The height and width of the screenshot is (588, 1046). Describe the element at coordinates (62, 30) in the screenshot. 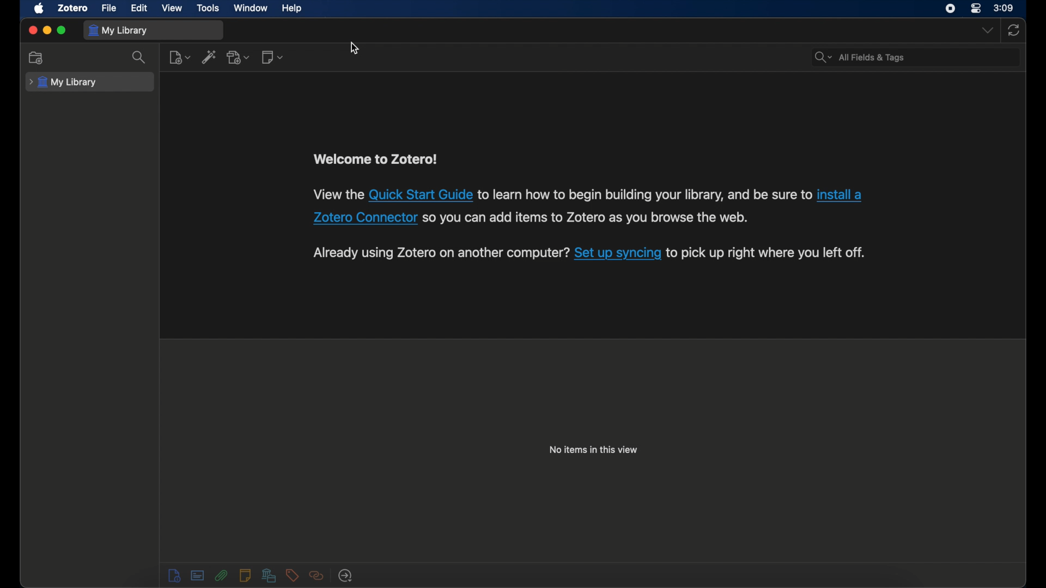

I see `maximize` at that location.